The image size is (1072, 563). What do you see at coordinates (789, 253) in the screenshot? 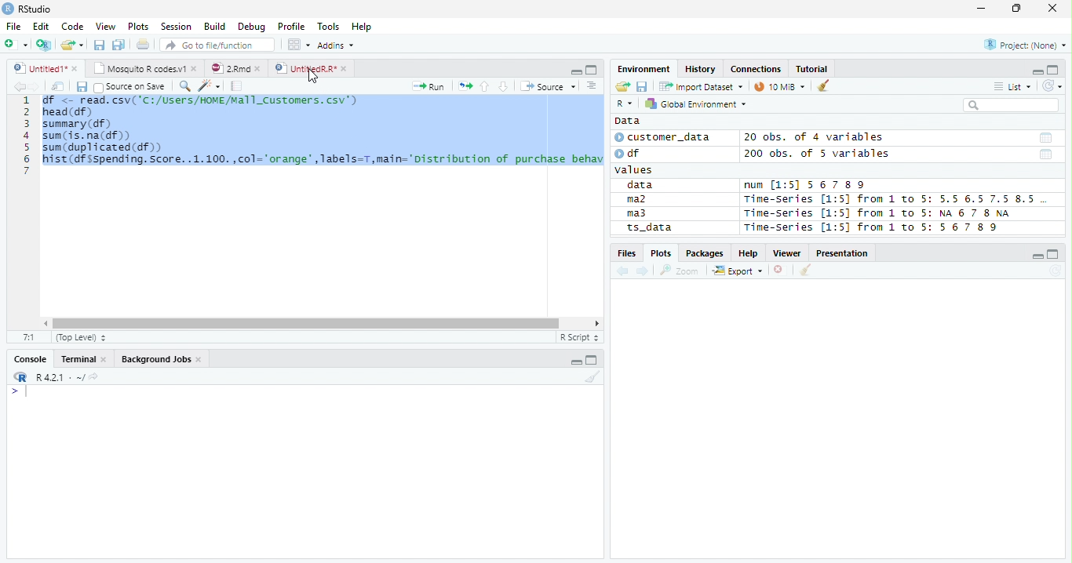
I see `Viewer` at bounding box center [789, 253].